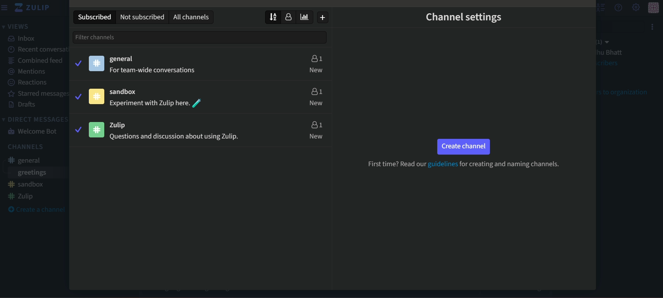  What do you see at coordinates (316, 97) in the screenshot?
I see `users` at bounding box center [316, 97].